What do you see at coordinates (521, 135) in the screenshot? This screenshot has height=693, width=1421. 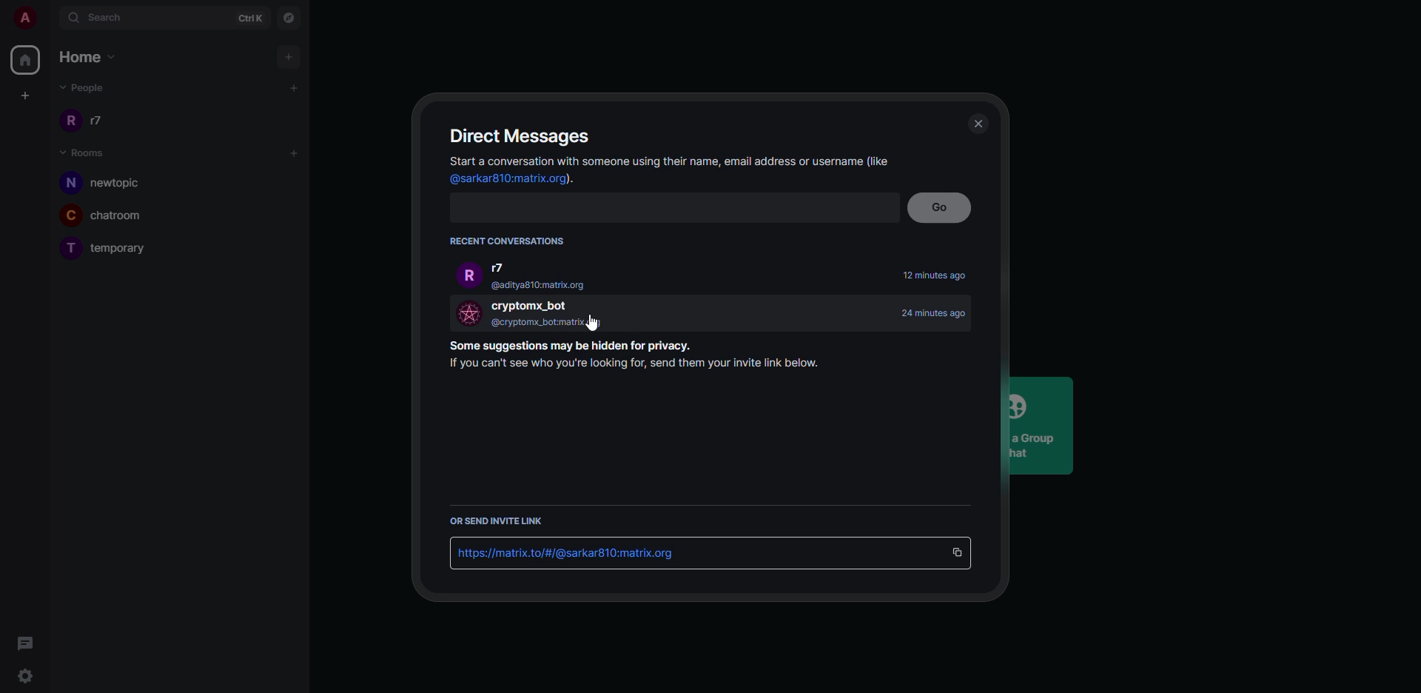 I see `direct message` at bounding box center [521, 135].